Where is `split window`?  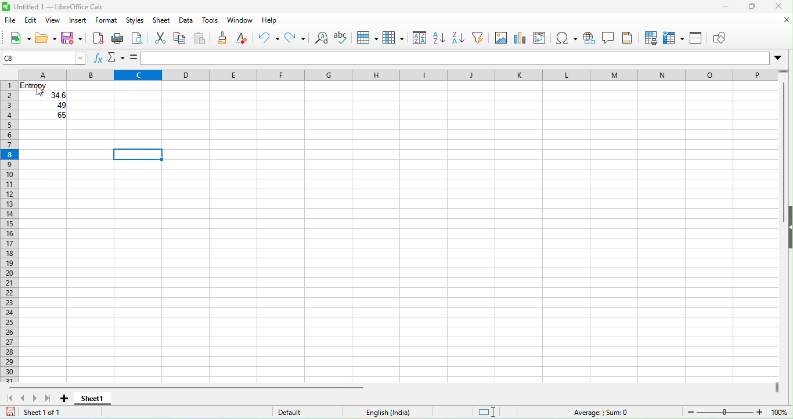 split window is located at coordinates (698, 39).